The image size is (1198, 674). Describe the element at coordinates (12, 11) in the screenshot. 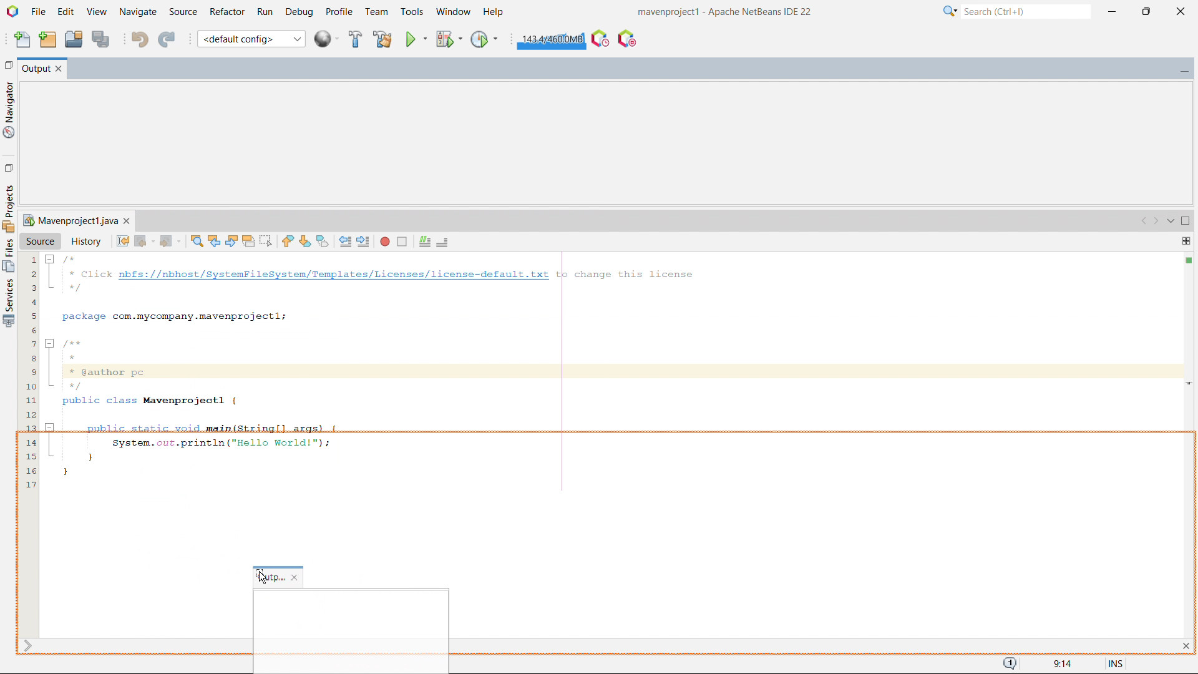

I see `logo` at that location.